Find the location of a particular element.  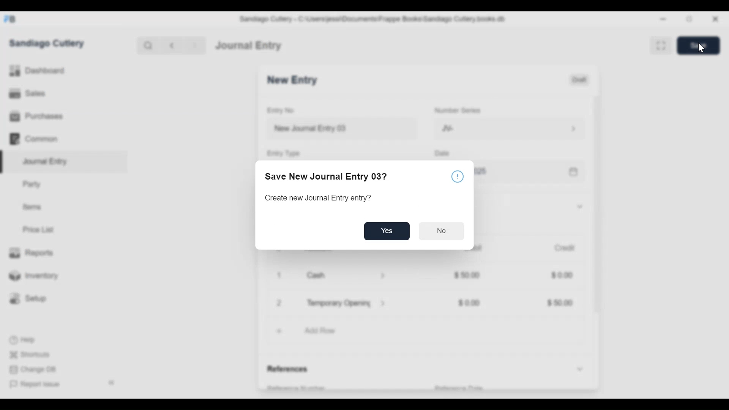

Cursor is located at coordinates (702, 48).